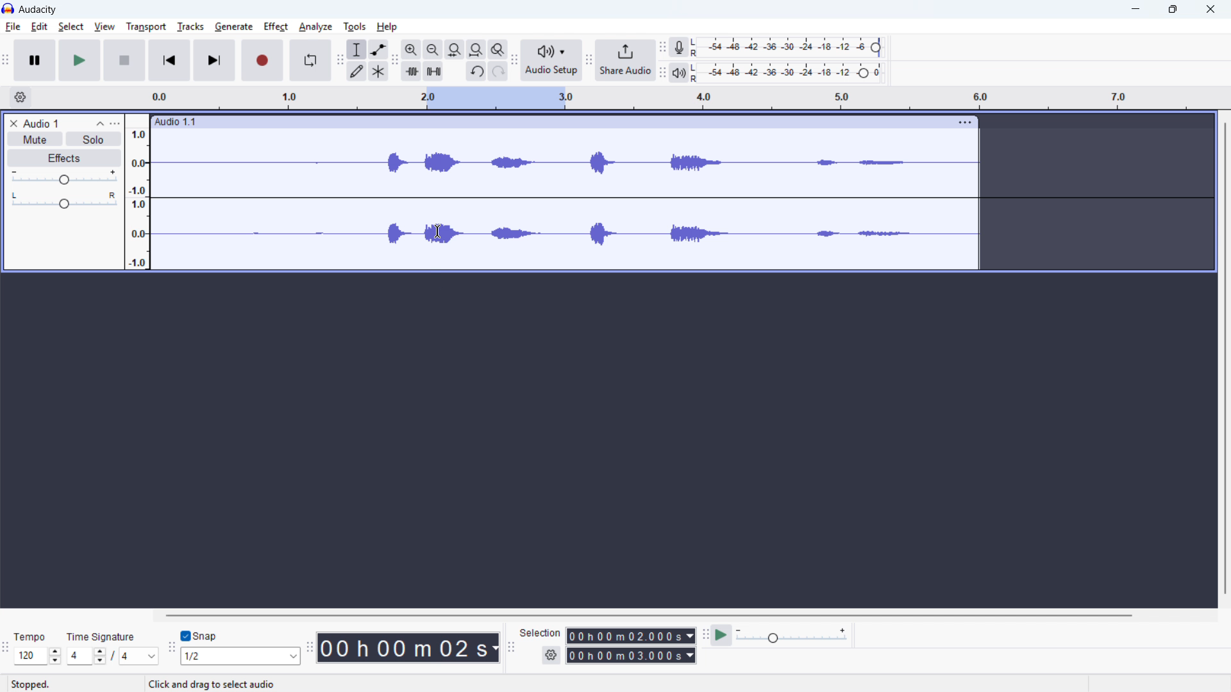 Image resolution: width=1231 pixels, height=692 pixels. I want to click on Gain, so click(64, 177).